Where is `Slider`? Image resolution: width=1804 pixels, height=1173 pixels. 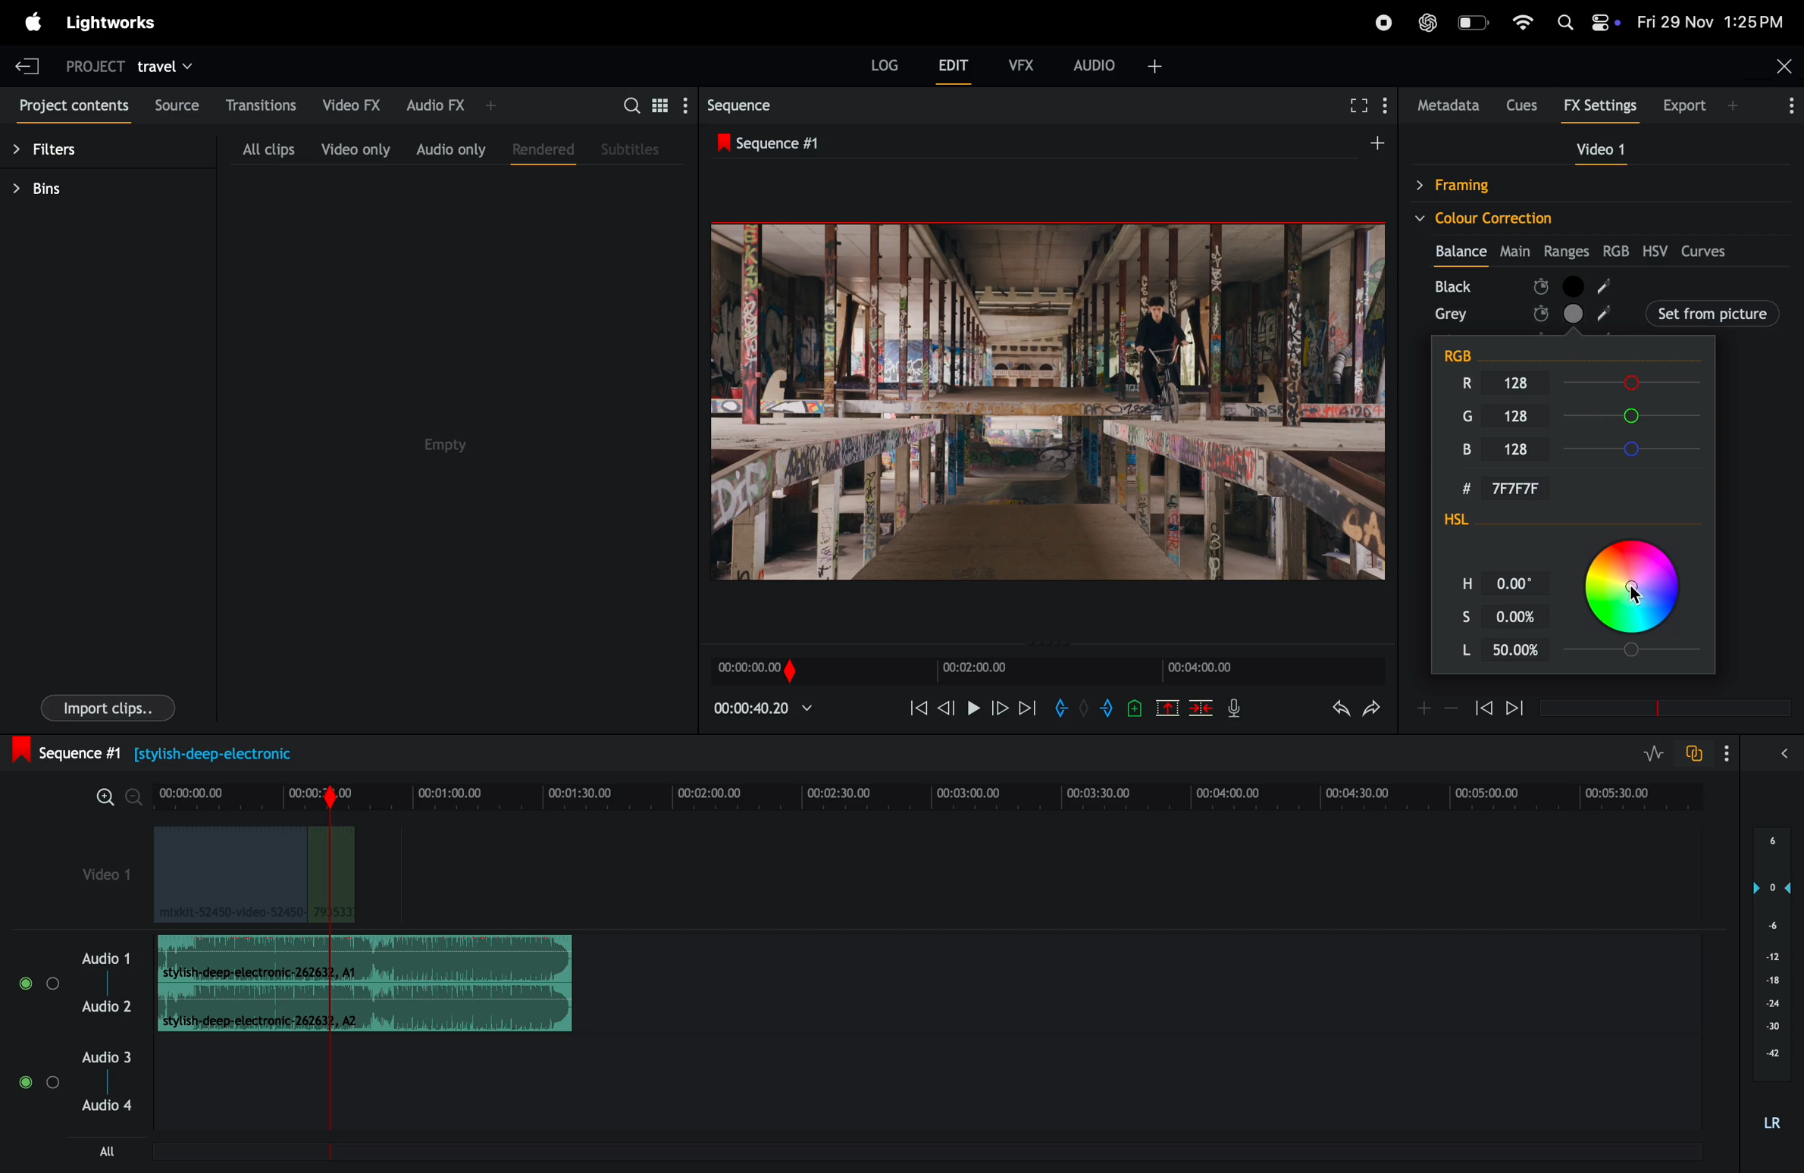 Slider is located at coordinates (1638, 652).